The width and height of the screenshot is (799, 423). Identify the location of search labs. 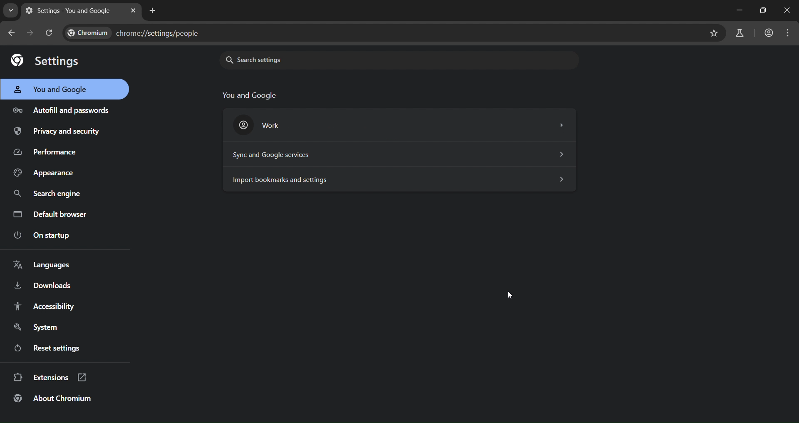
(737, 34).